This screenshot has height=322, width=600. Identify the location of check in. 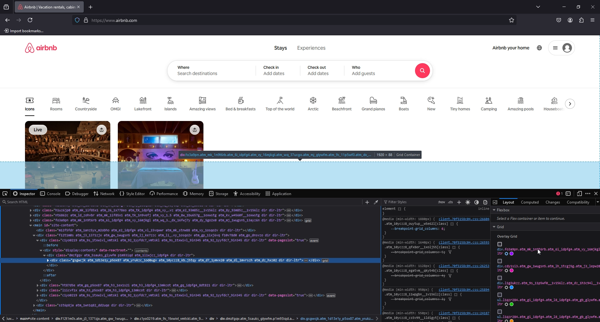
(273, 67).